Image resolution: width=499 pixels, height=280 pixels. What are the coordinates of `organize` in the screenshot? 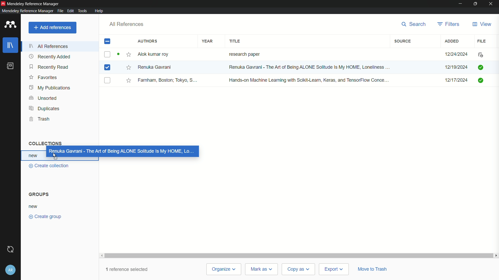 It's located at (224, 269).